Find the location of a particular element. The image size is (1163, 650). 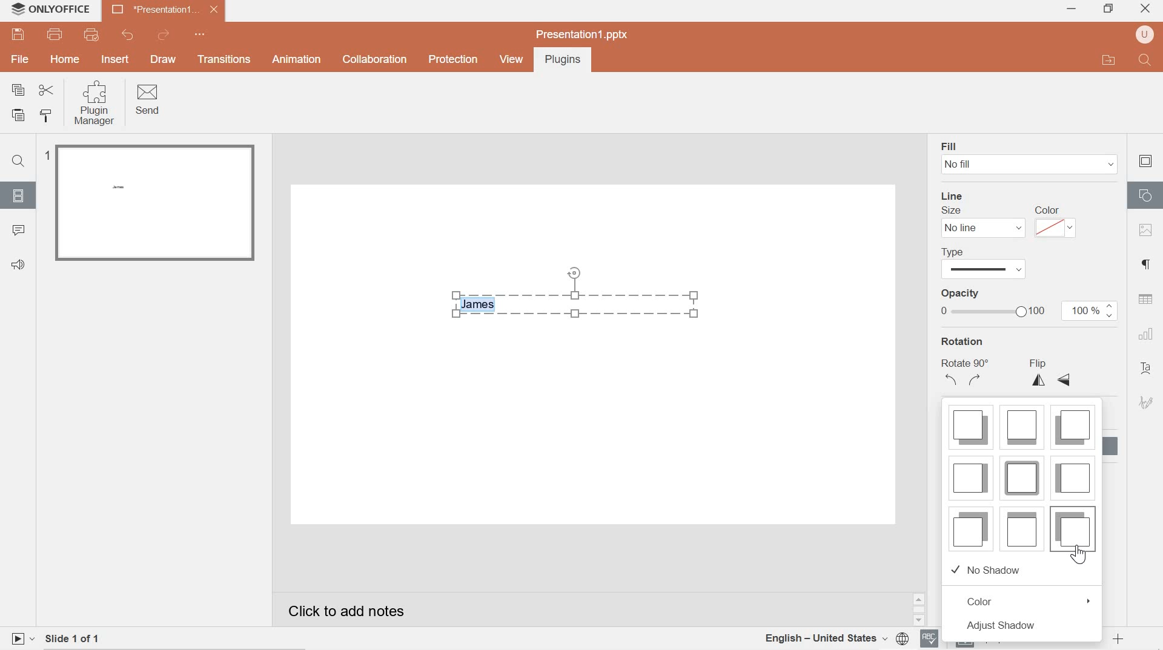

DRAW is located at coordinates (165, 61).